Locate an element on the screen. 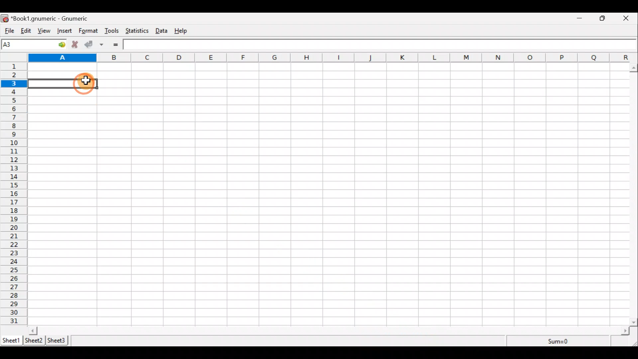  File is located at coordinates (8, 31).